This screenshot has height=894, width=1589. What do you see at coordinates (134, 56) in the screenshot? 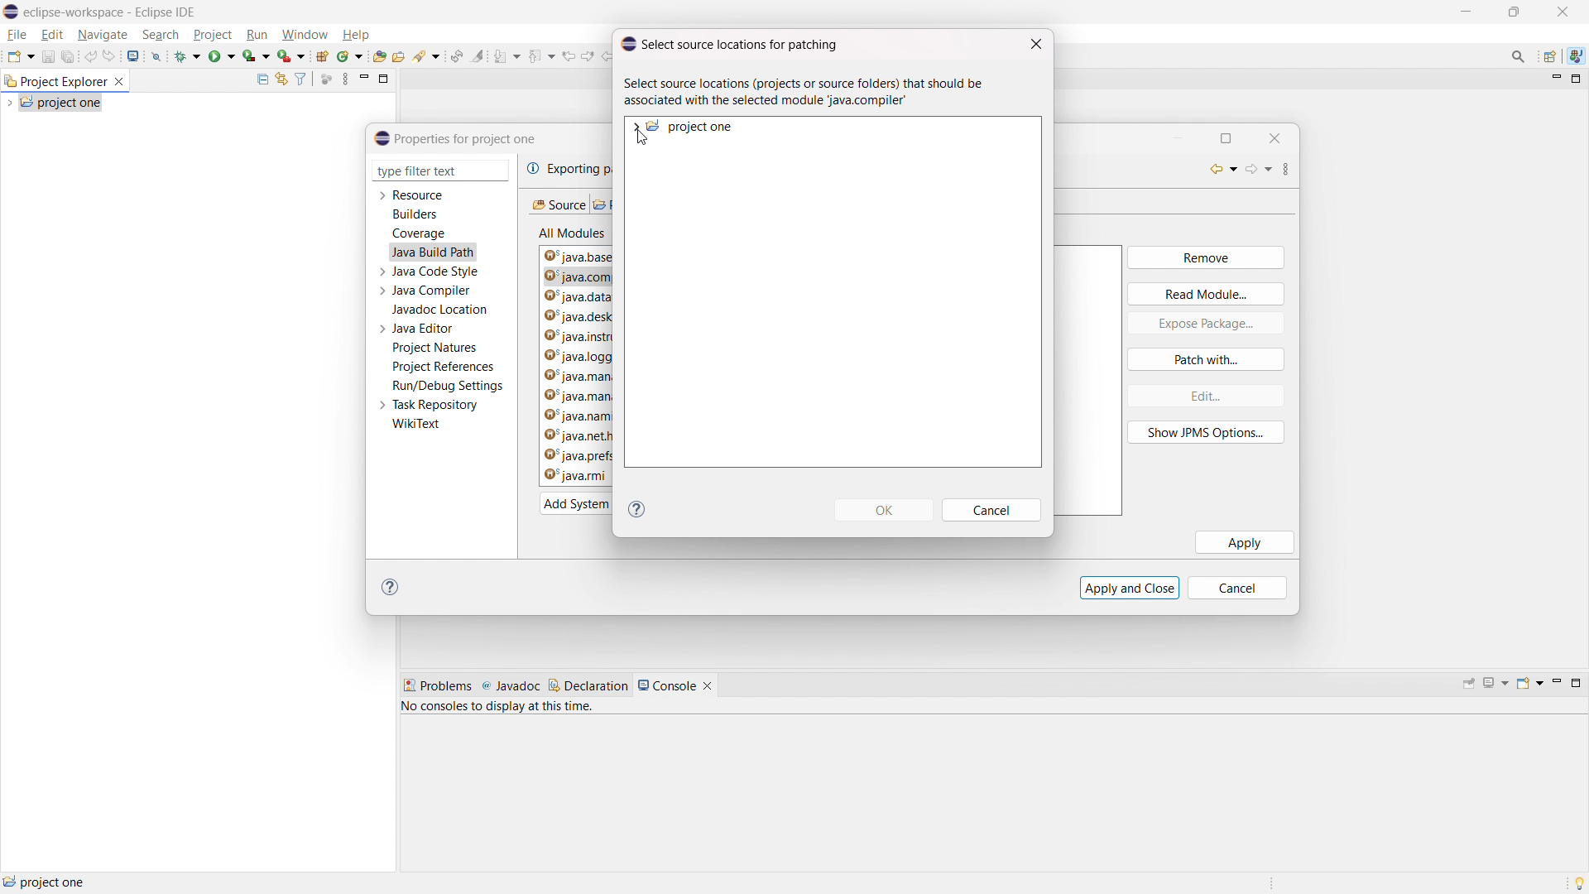
I see `open console` at bounding box center [134, 56].